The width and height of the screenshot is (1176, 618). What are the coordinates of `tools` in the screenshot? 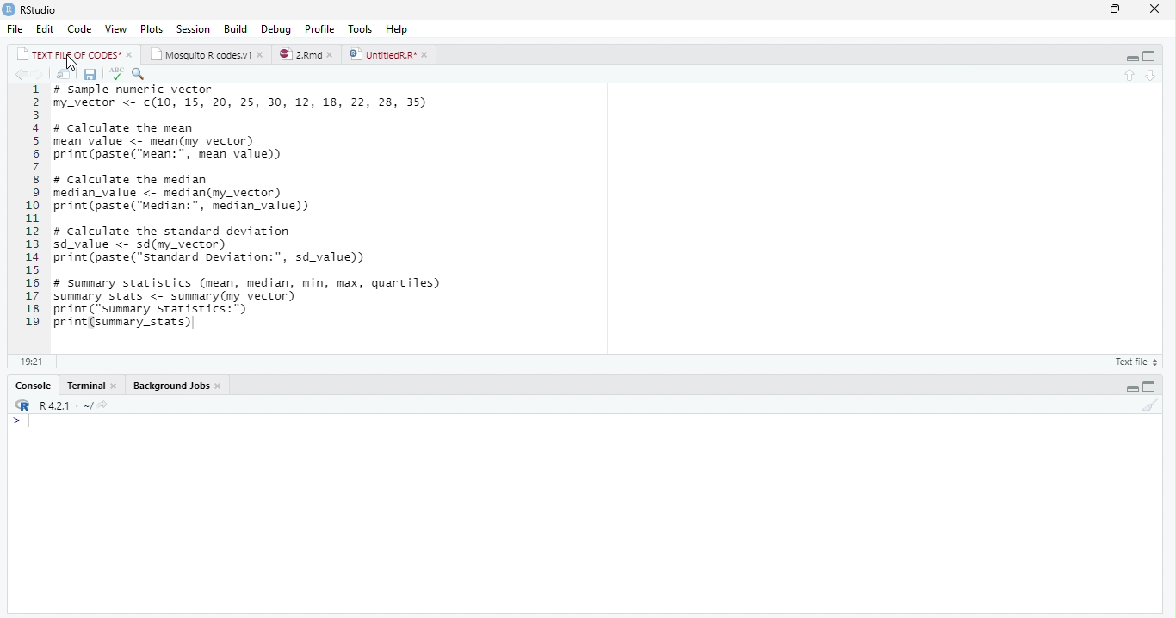 It's located at (362, 29).